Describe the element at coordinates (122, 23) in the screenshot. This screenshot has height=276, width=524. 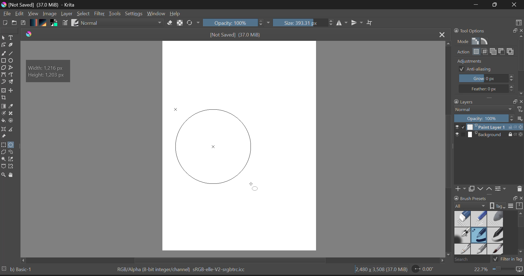
I see `Blending Mode` at that location.